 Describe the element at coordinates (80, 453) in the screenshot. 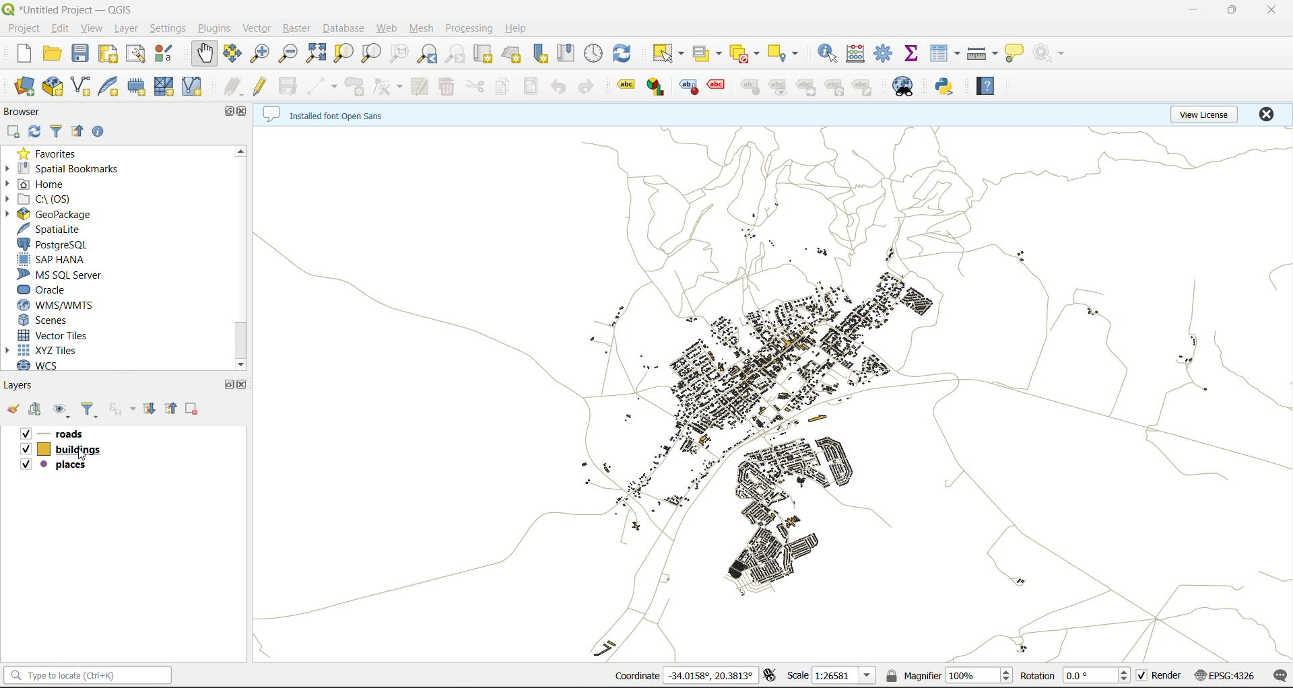

I see `cursor` at that location.